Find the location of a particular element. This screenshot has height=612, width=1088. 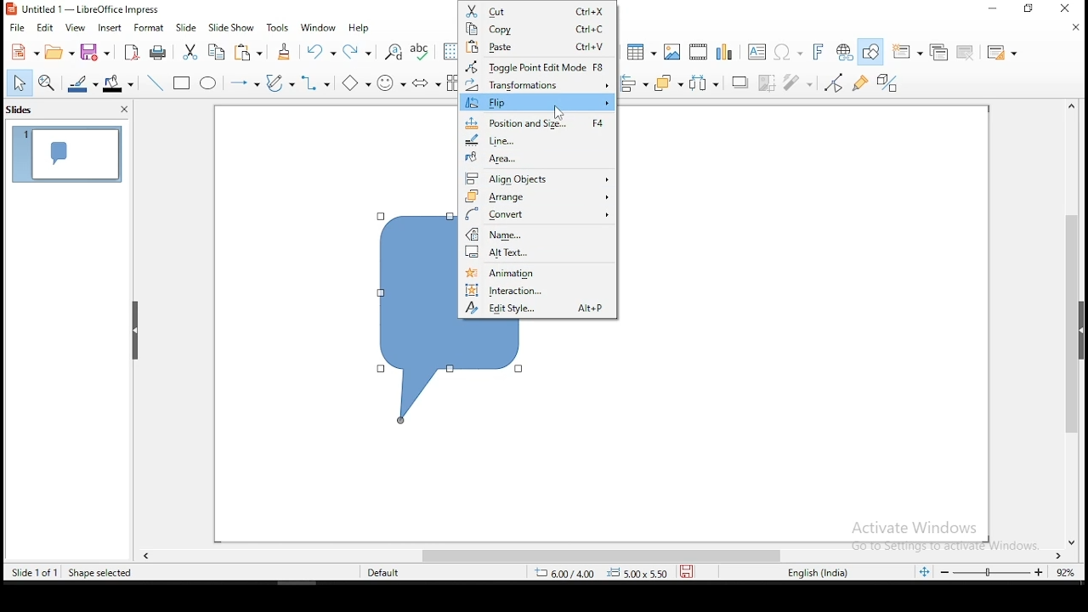

redo is located at coordinates (361, 52).